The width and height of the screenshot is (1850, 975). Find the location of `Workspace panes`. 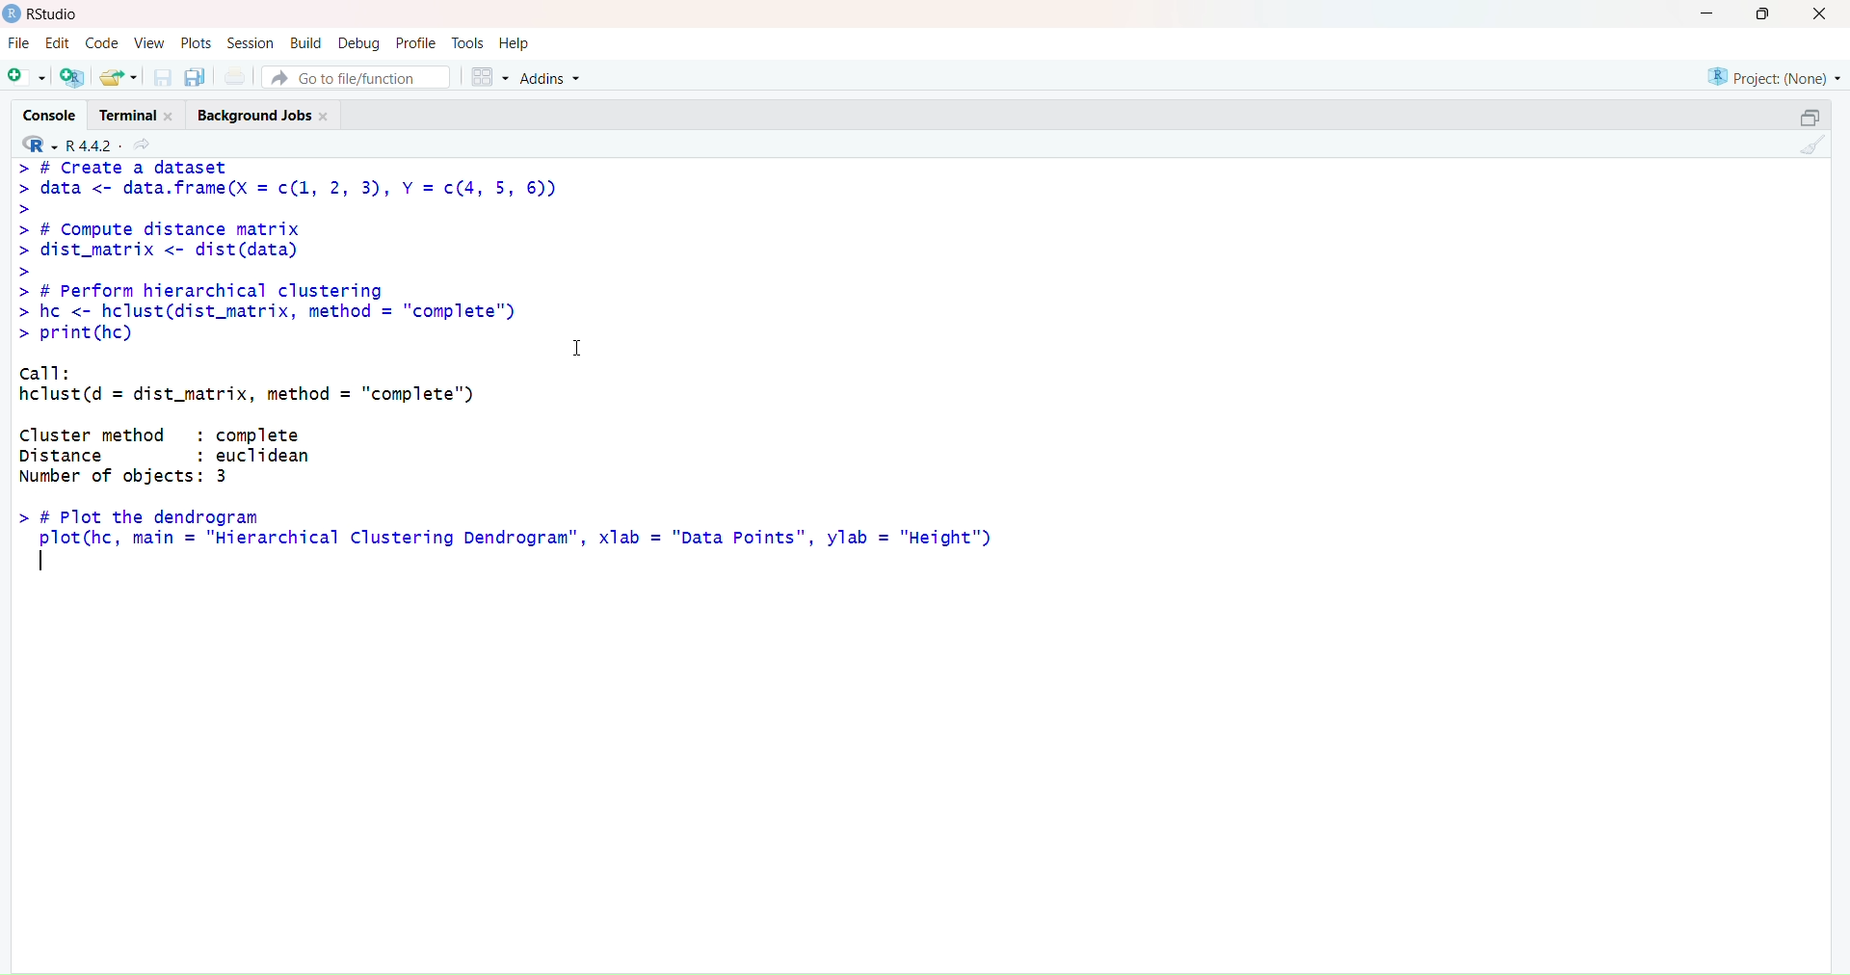

Workspace panes is located at coordinates (490, 74).